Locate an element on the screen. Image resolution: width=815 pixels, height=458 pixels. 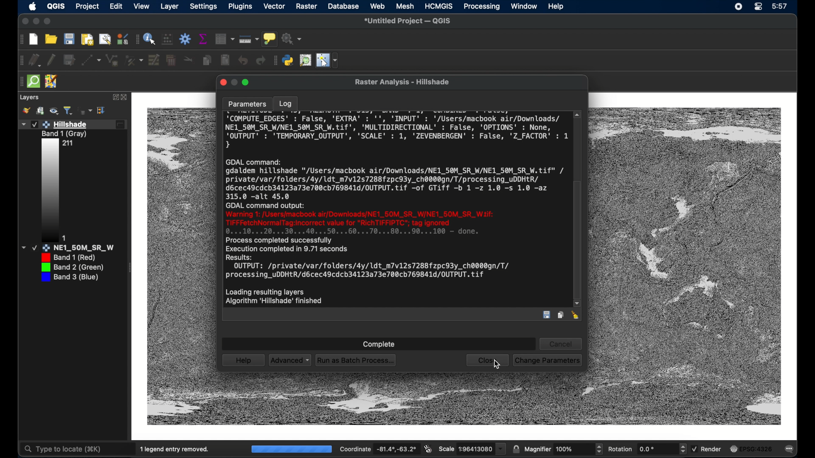
QGIS is located at coordinates (57, 6).